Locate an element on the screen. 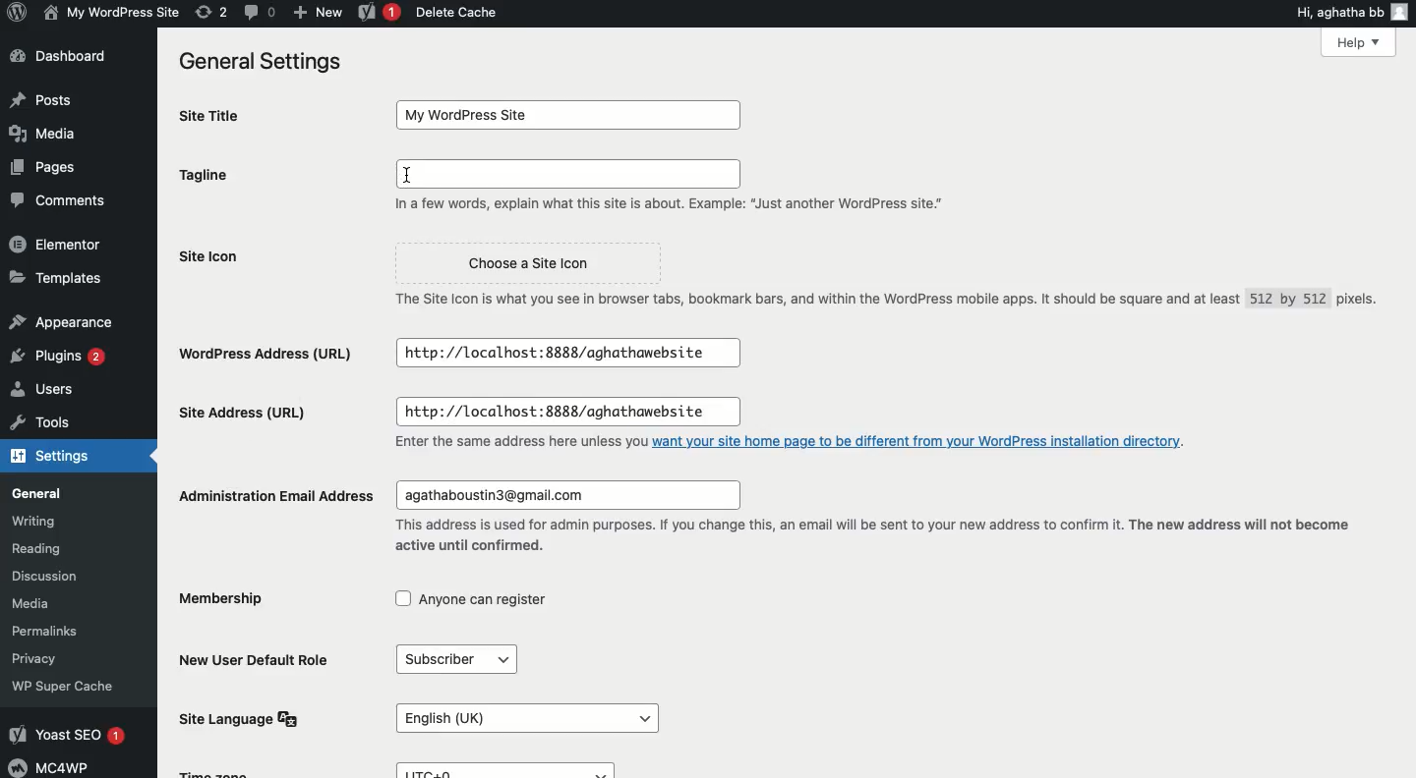 Image resolution: width=1416 pixels, height=778 pixels. Site language is located at coordinates (237, 718).